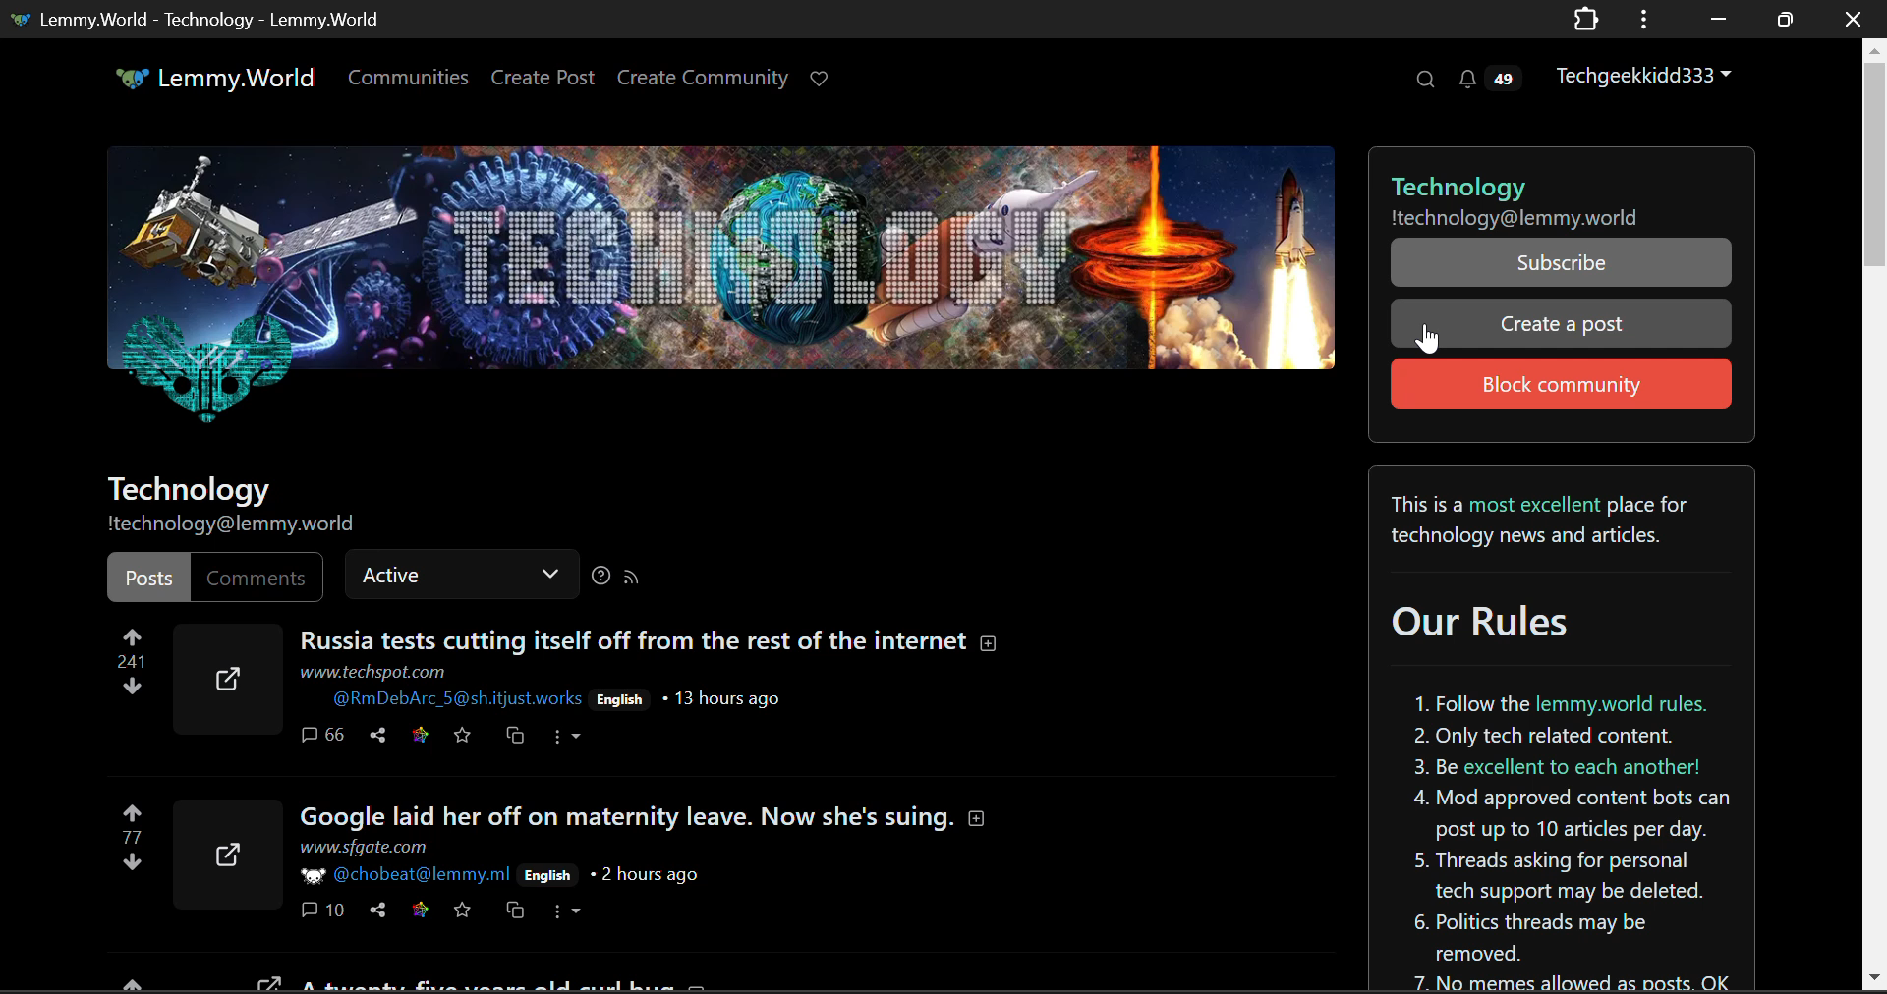  I want to click on Vertical Scroll Bar, so click(1875, 517).